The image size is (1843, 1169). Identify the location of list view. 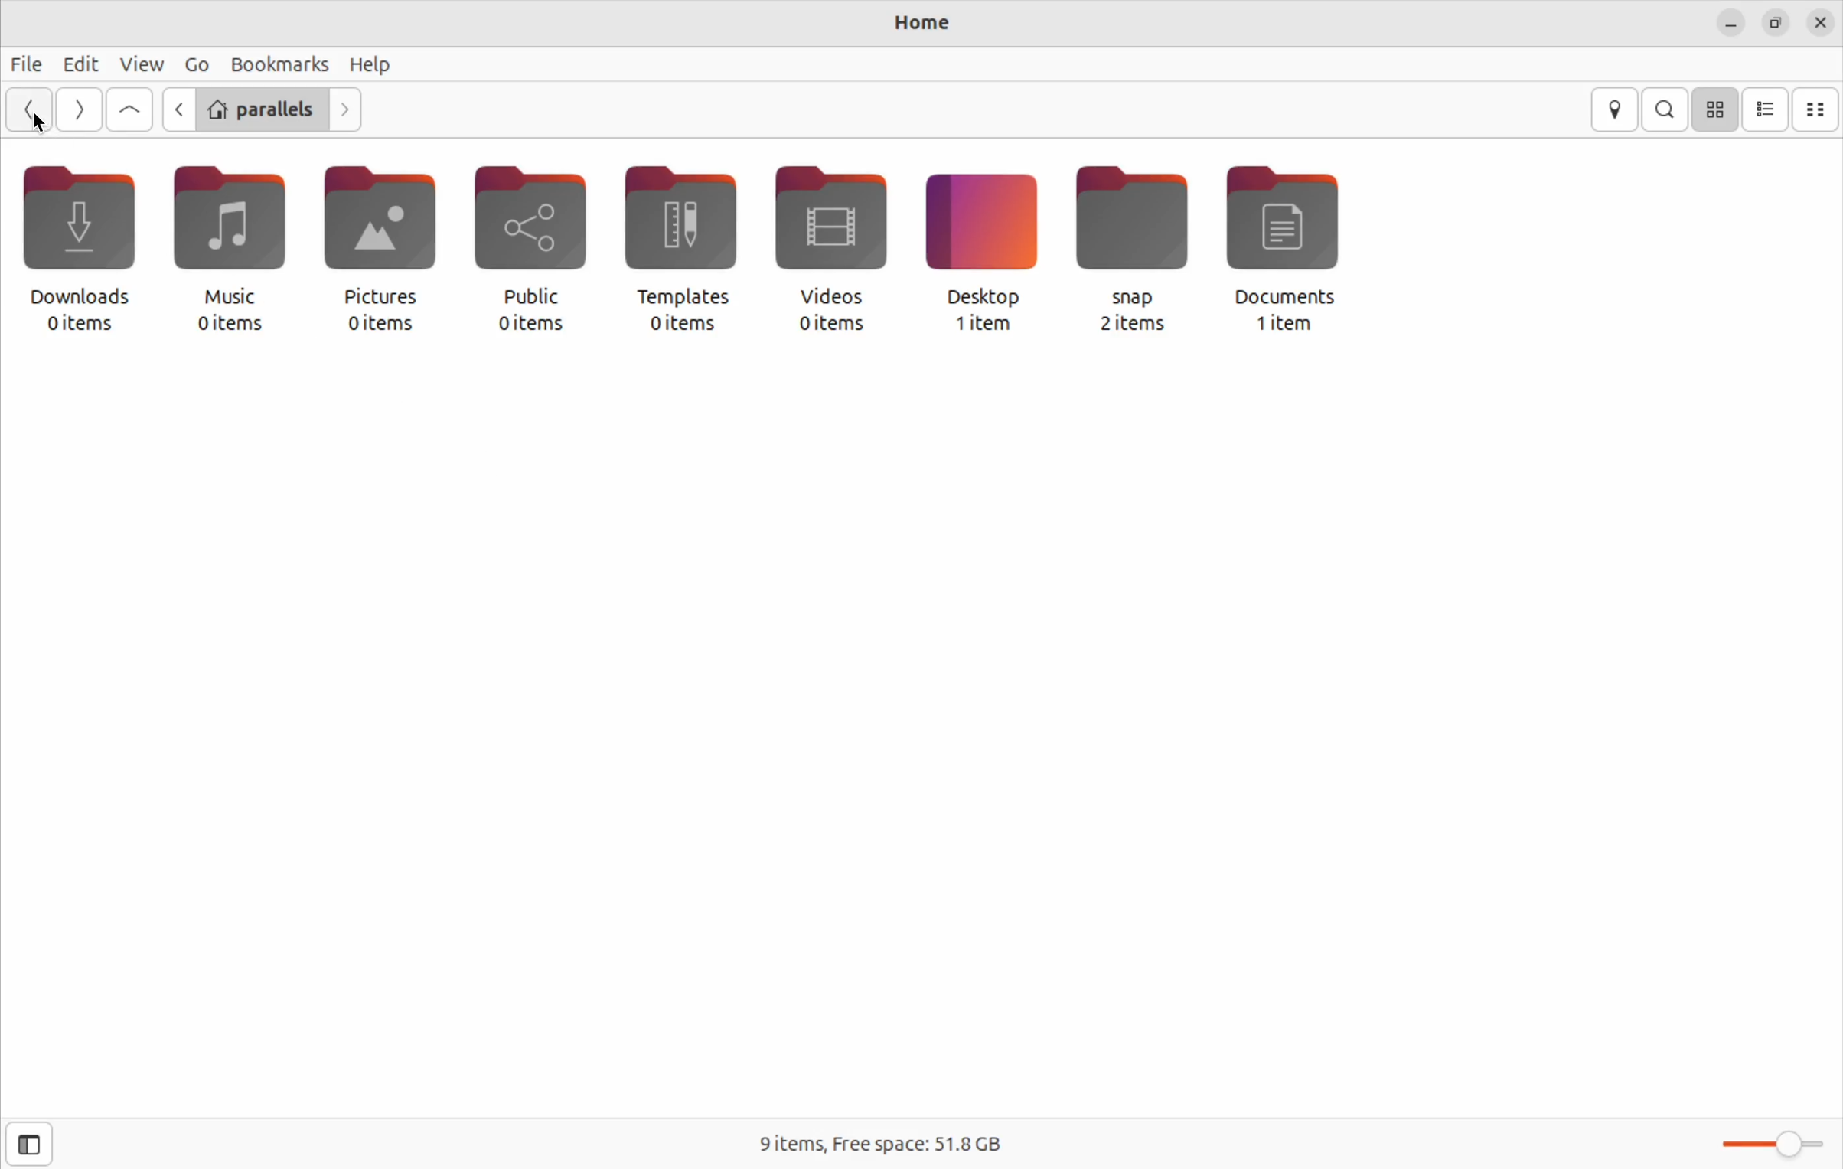
(1766, 109).